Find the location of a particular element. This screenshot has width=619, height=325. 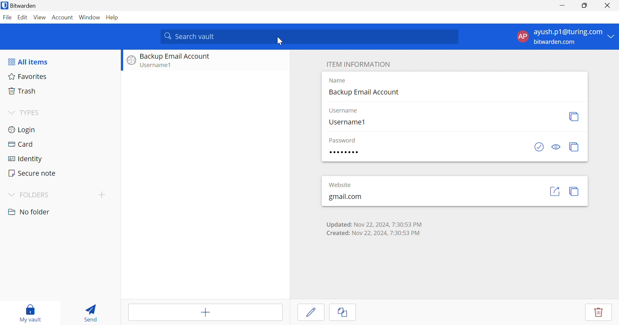

gmail.com is located at coordinates (352, 197).